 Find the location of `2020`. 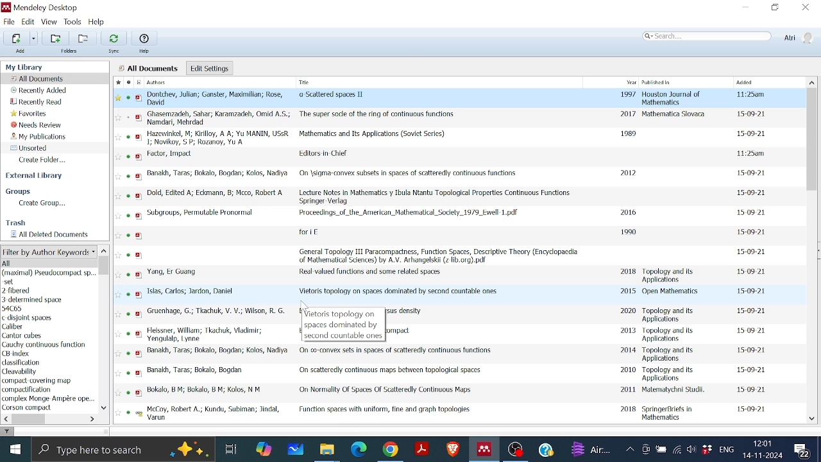

2020 is located at coordinates (628, 312).